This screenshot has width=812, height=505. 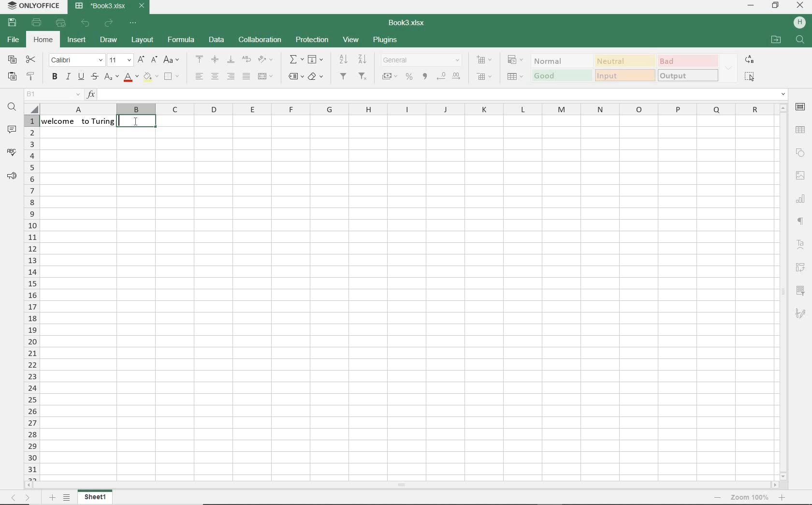 I want to click on bold, so click(x=55, y=77).